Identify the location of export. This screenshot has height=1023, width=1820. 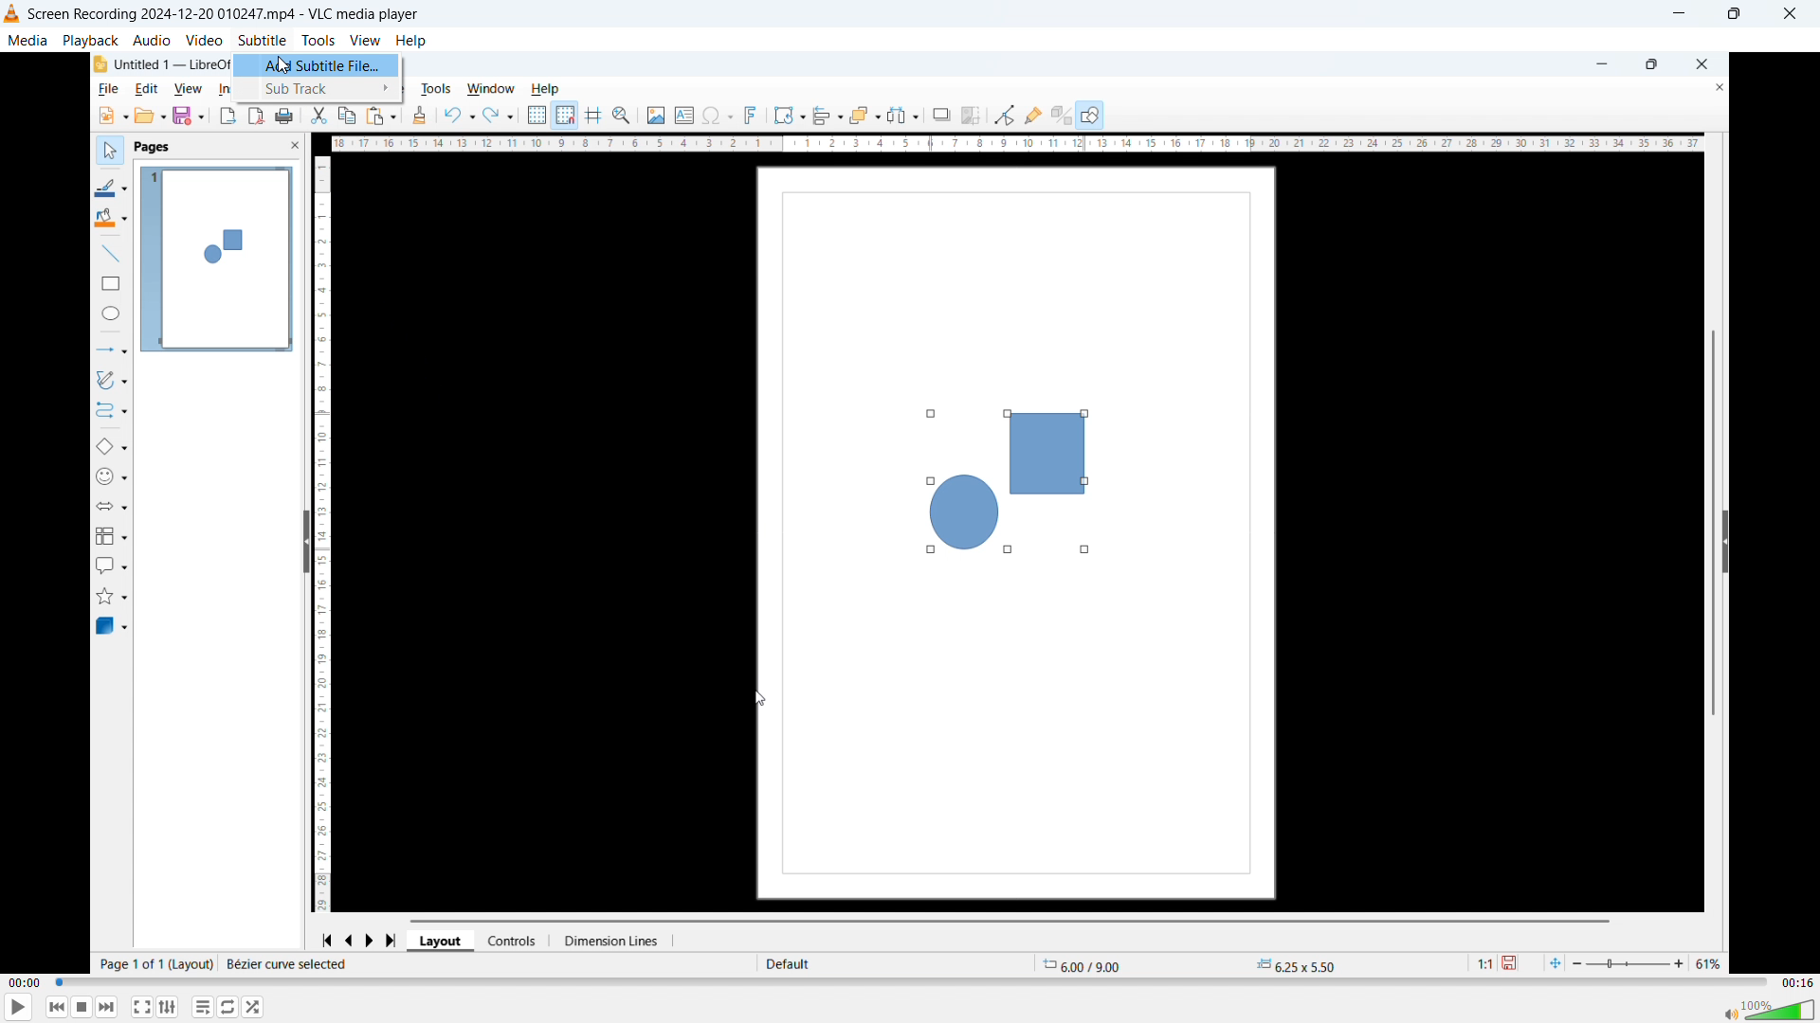
(227, 117).